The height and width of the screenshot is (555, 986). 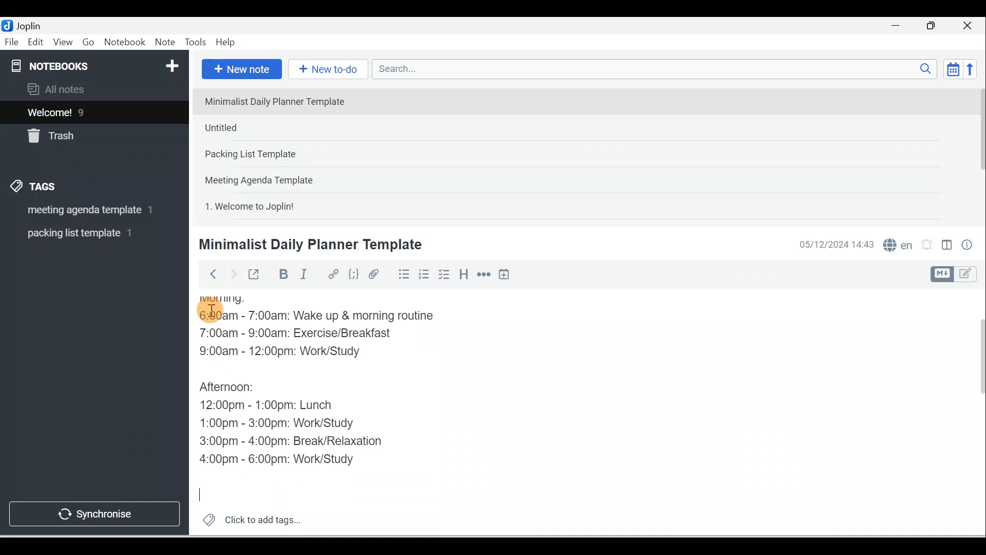 What do you see at coordinates (953, 68) in the screenshot?
I see `Toggle sort order` at bounding box center [953, 68].